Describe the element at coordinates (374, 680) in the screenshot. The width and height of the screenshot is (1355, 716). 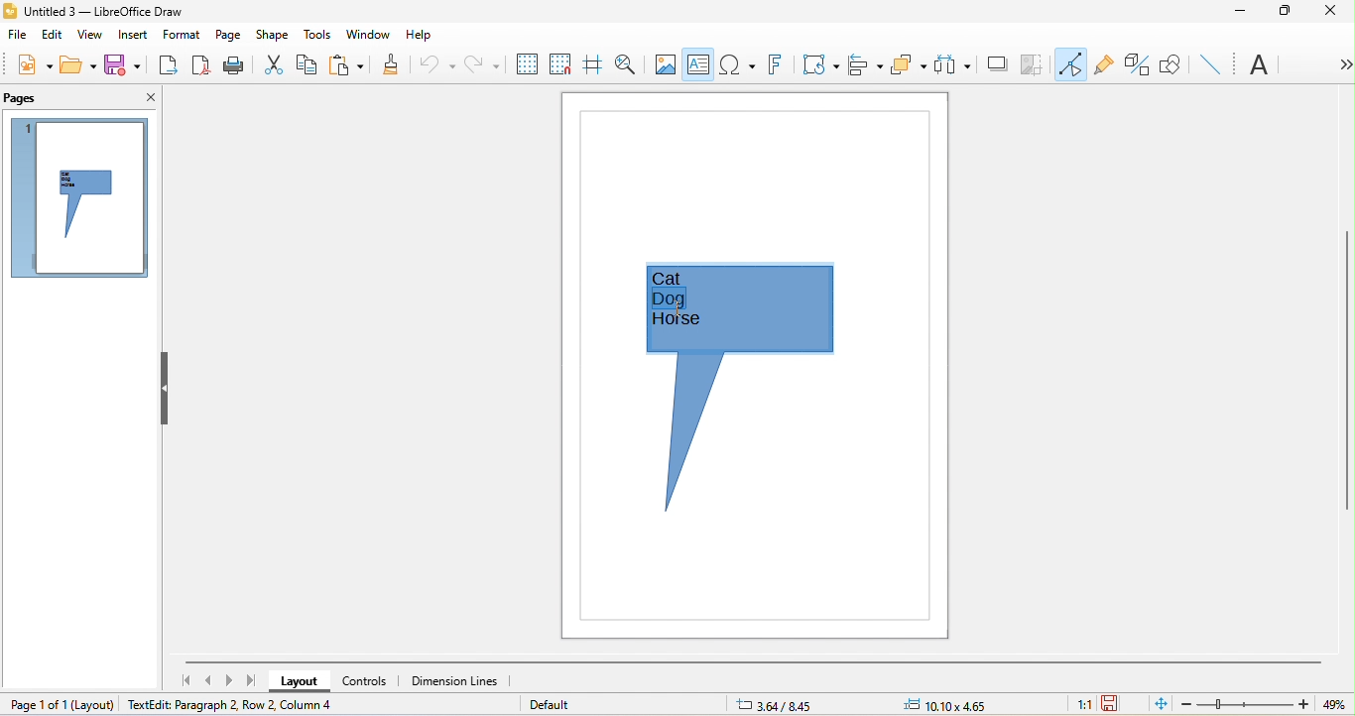
I see `controls` at that location.